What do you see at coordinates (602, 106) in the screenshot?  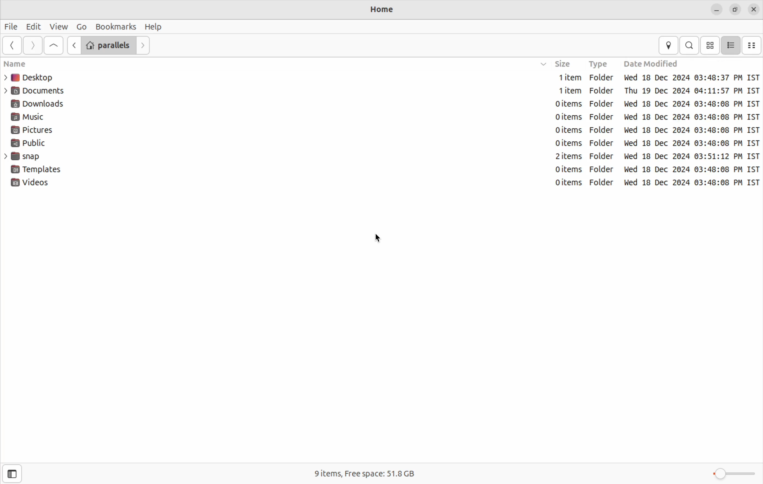 I see `Folder` at bounding box center [602, 106].